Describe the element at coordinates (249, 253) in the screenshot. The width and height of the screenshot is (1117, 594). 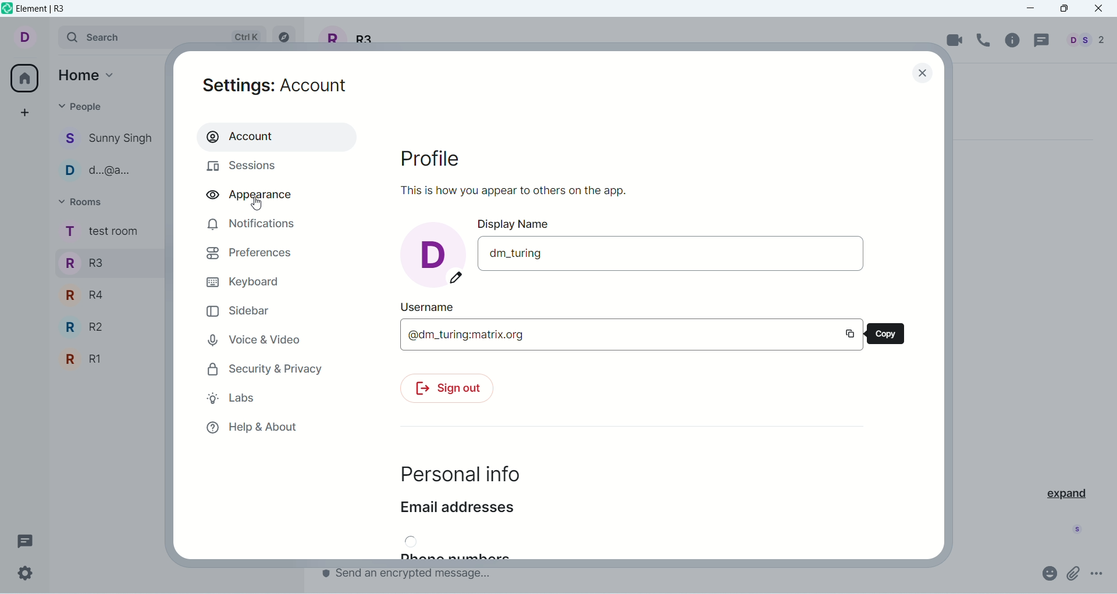
I see `preferences` at that location.